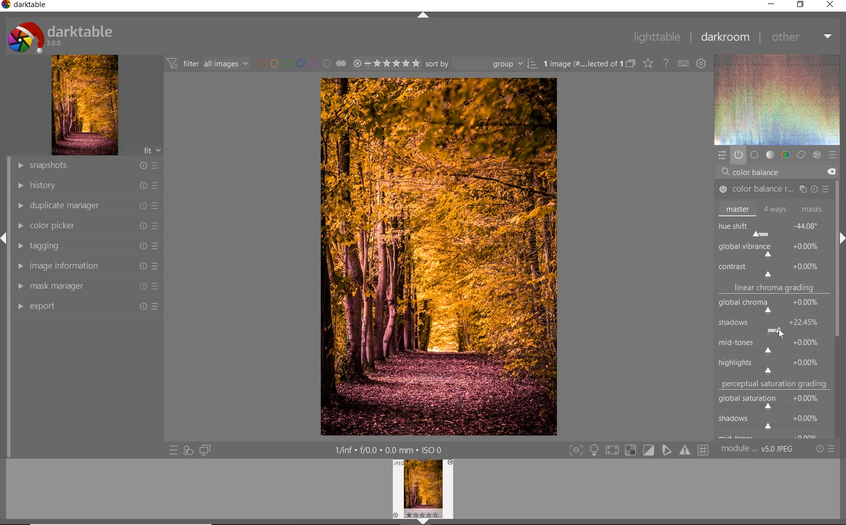  What do you see at coordinates (773, 421) in the screenshot?
I see `shadows` at bounding box center [773, 421].